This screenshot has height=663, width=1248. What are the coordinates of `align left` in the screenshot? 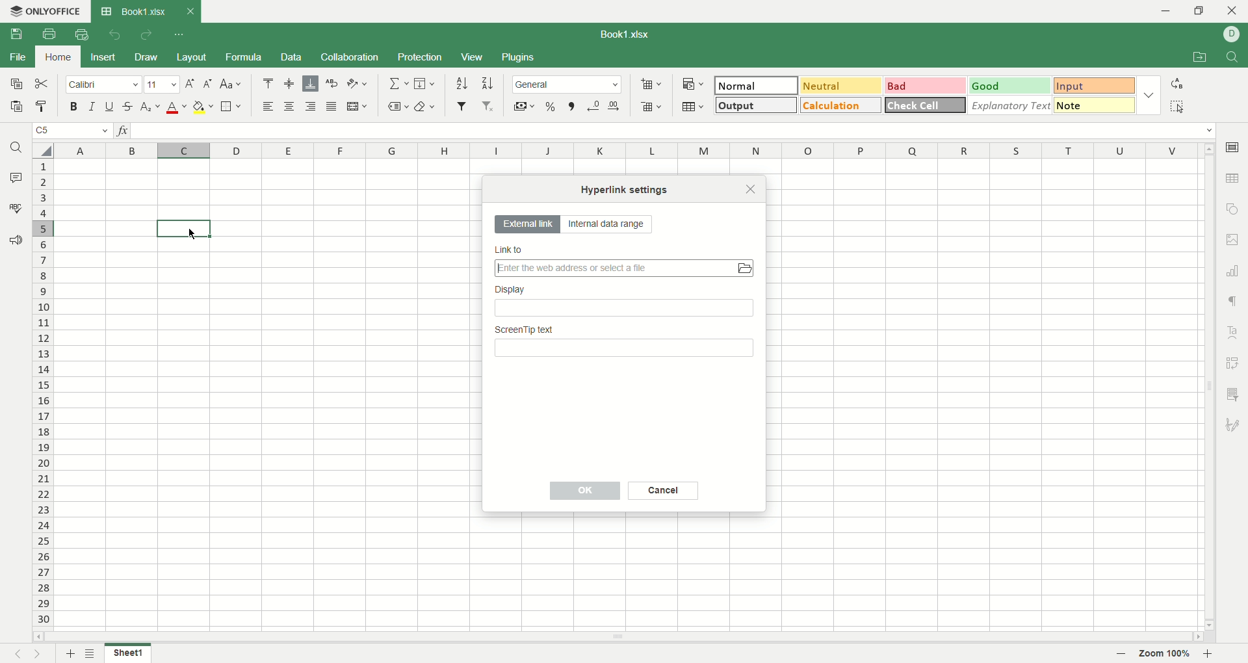 It's located at (270, 107).